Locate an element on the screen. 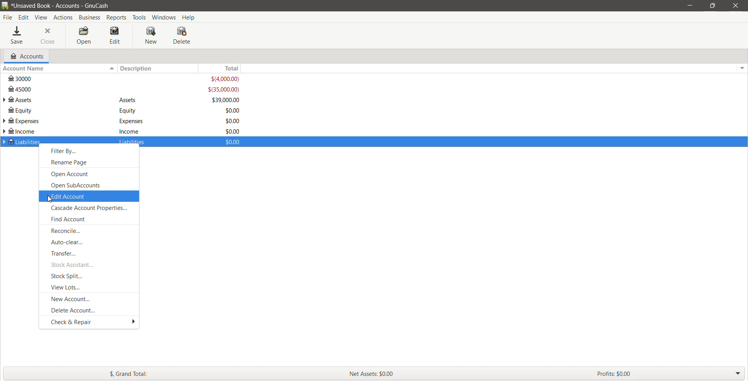 This screenshot has width=748, height=381. expand subaccounts is located at coordinates (5, 142).